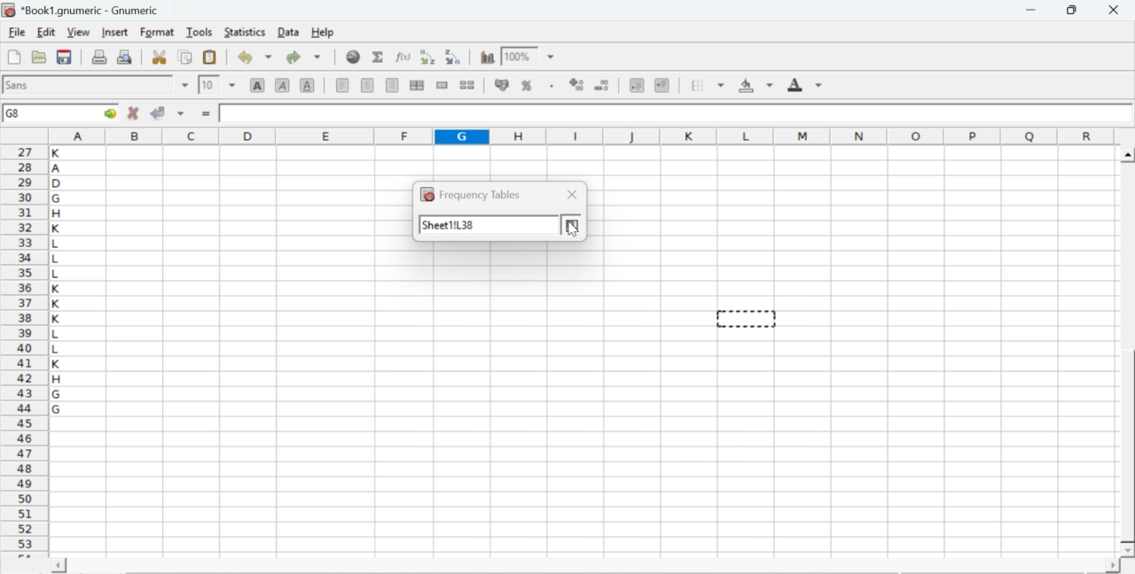  What do you see at coordinates (258, 84) in the screenshot?
I see `bold` at bounding box center [258, 84].